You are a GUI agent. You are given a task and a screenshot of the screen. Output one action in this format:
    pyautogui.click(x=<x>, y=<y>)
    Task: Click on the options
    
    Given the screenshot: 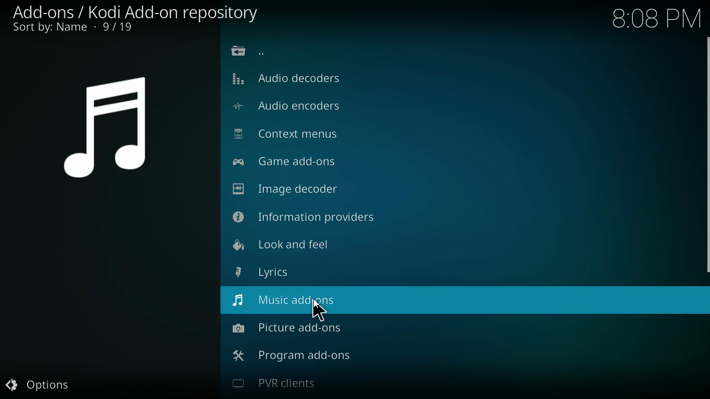 What is the action you would take?
    pyautogui.click(x=42, y=382)
    